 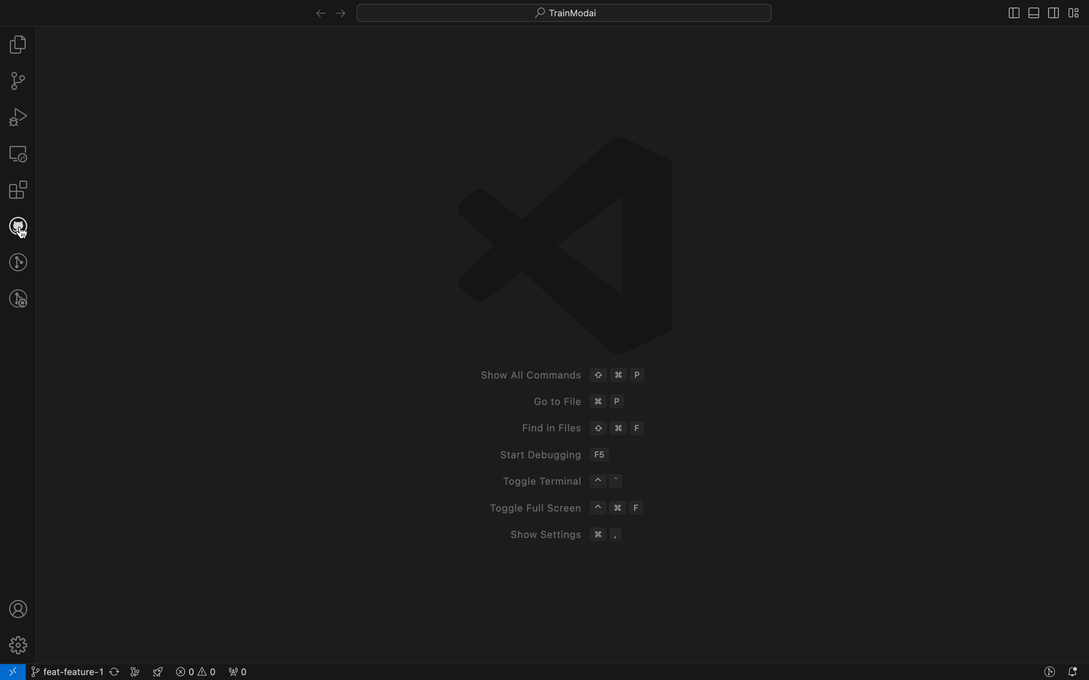 What do you see at coordinates (1074, 13) in the screenshot?
I see `layouts` at bounding box center [1074, 13].